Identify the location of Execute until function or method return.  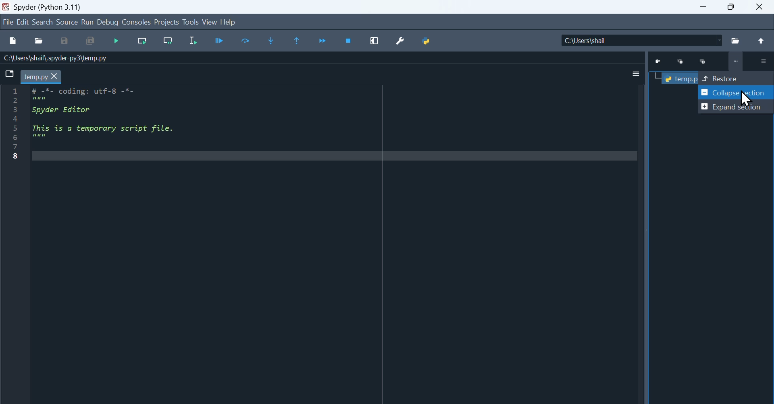
(298, 41).